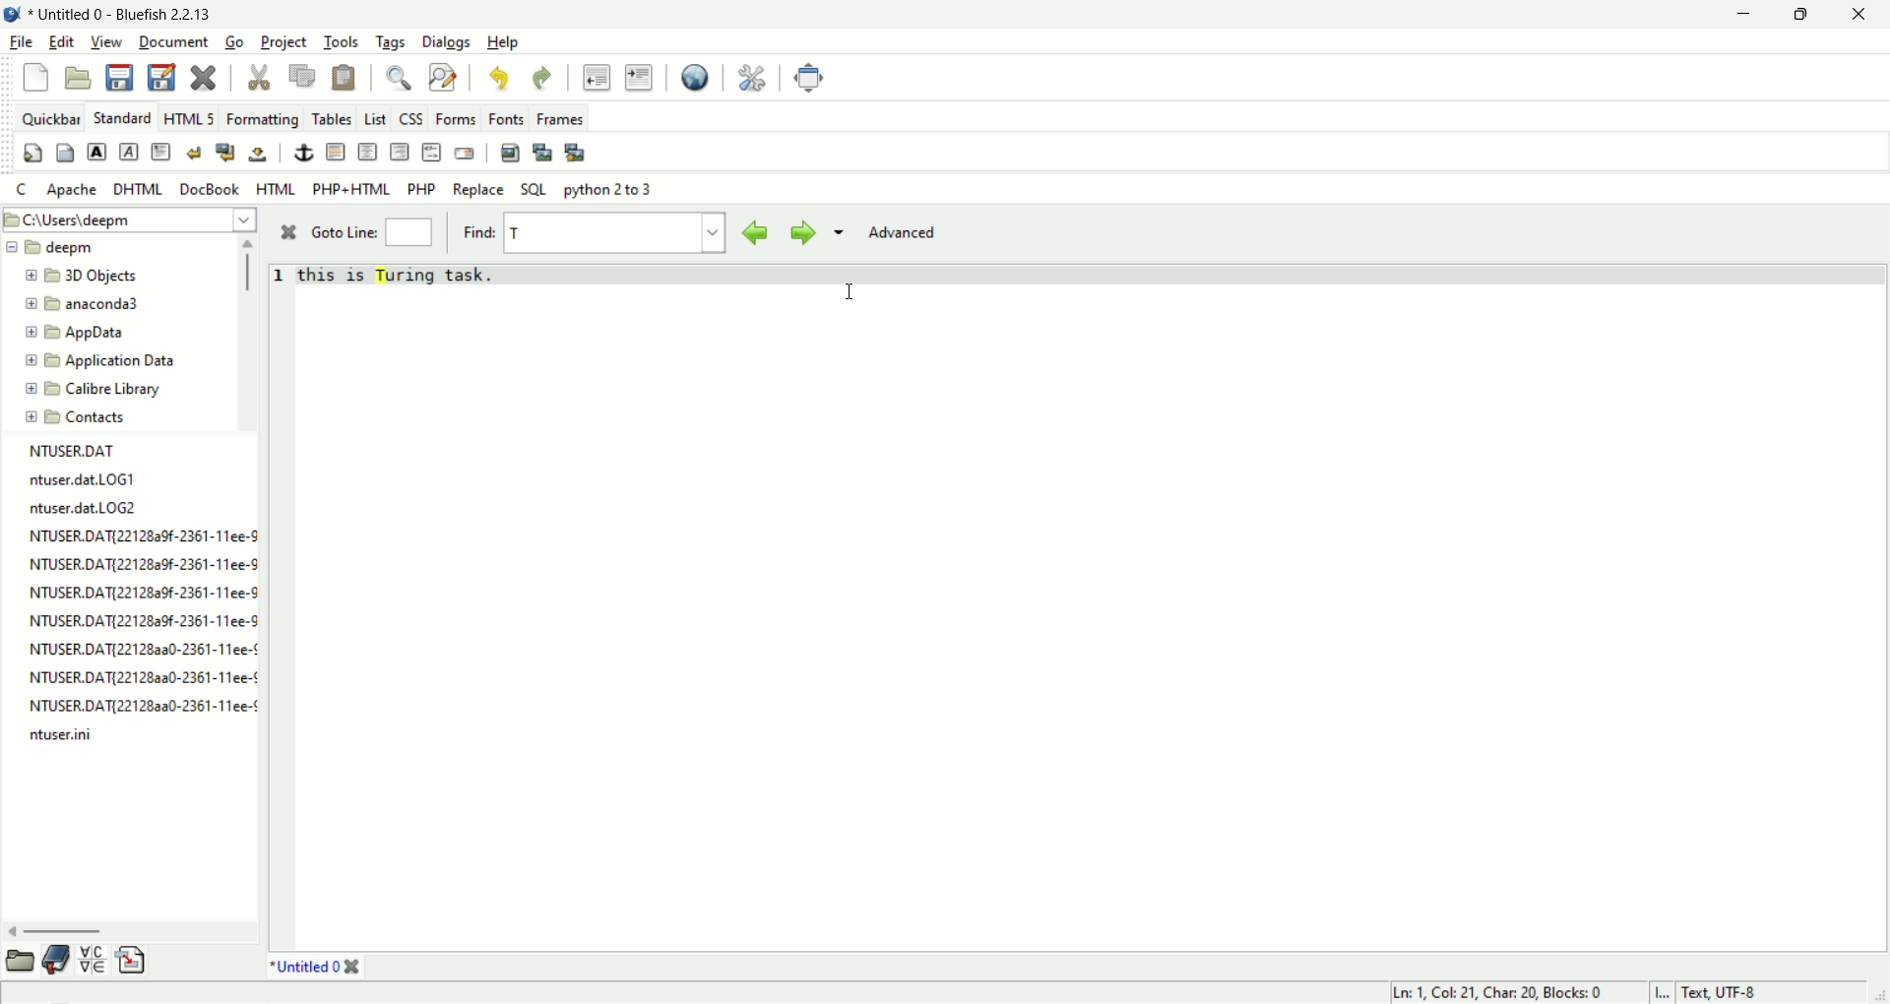 This screenshot has height=1004, width=1890. Describe the element at coordinates (432, 152) in the screenshot. I see `html comment` at that location.